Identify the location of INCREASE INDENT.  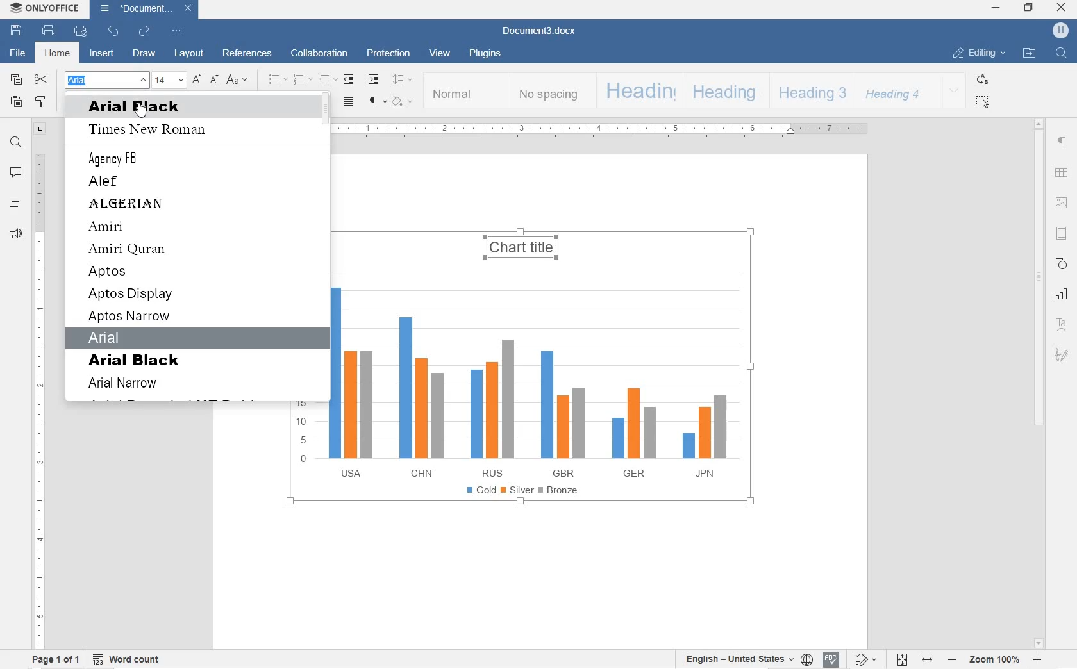
(374, 80).